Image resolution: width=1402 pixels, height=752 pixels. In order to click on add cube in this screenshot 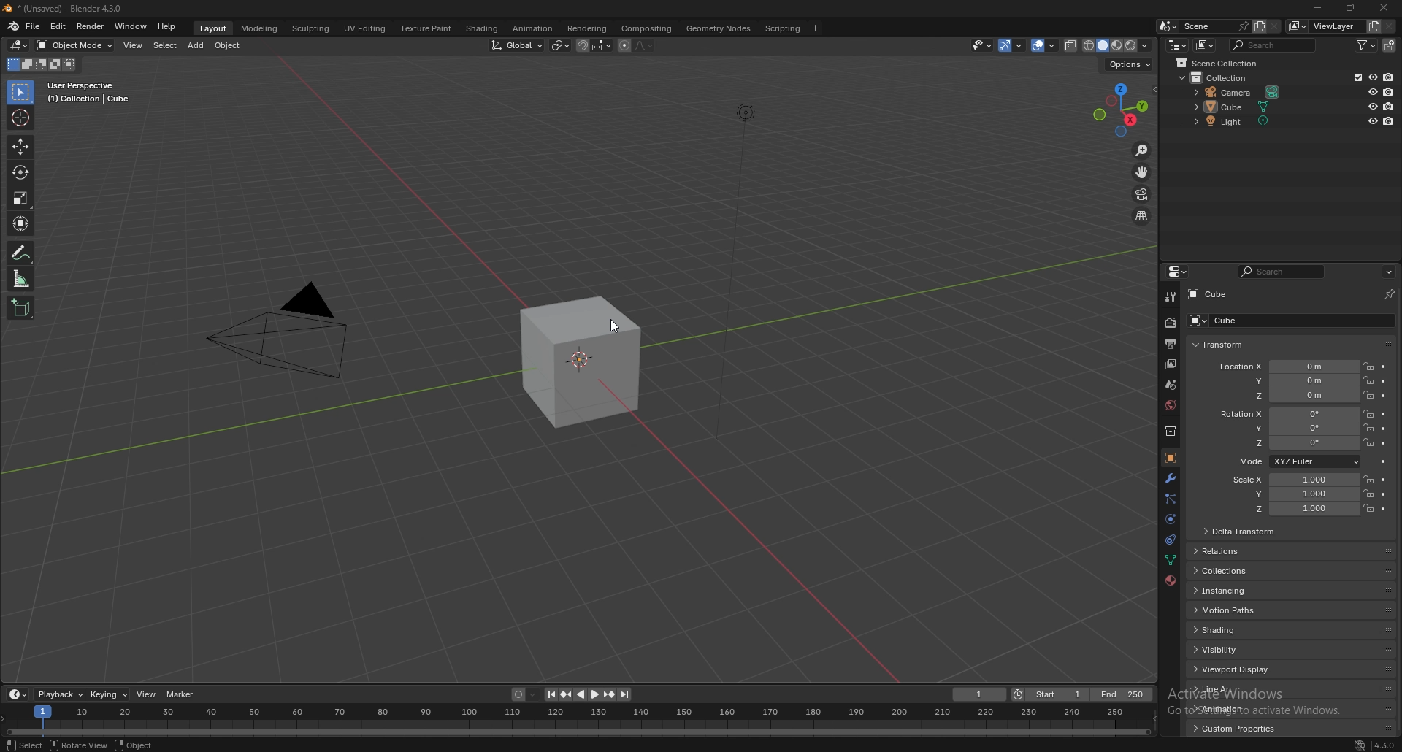, I will do `click(20, 308)`.